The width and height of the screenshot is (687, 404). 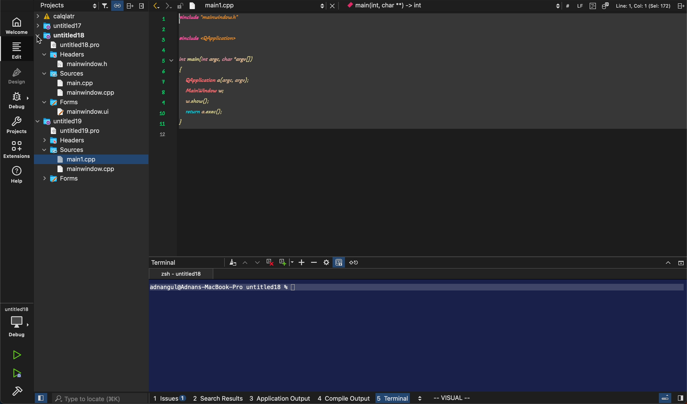 What do you see at coordinates (17, 391) in the screenshot?
I see `build` at bounding box center [17, 391].